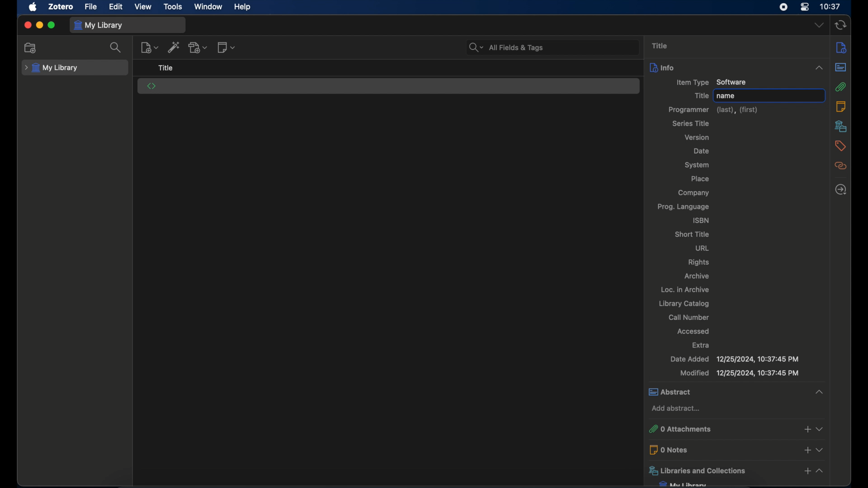 The image size is (868, 488). I want to click on dropdown, so click(820, 26).